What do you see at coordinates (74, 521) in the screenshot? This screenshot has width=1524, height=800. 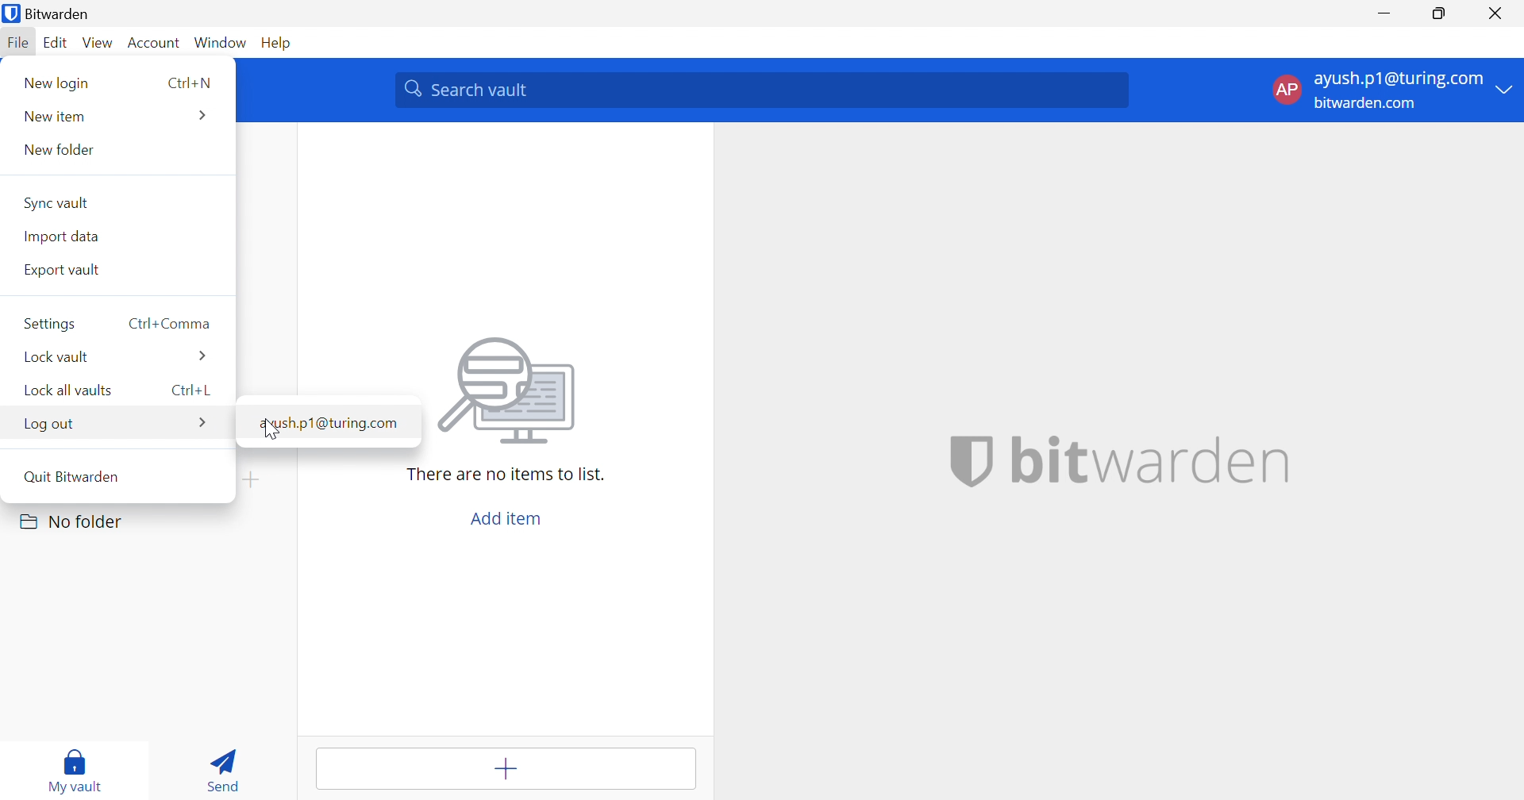 I see `No folder` at bounding box center [74, 521].